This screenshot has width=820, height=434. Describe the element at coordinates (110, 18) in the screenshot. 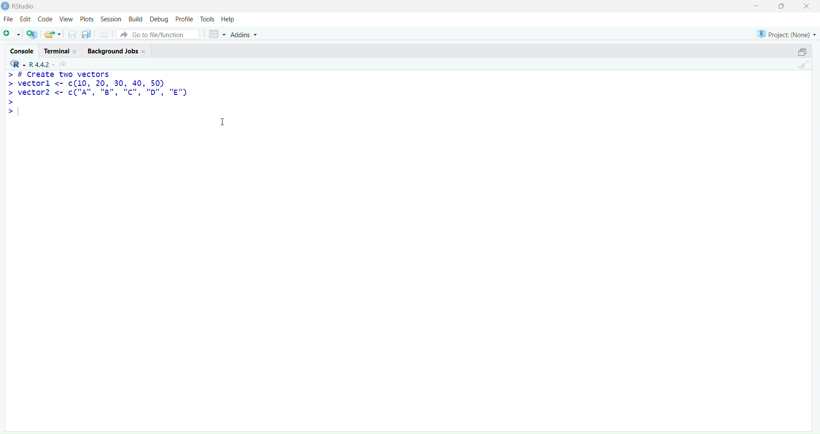

I see `Session` at that location.